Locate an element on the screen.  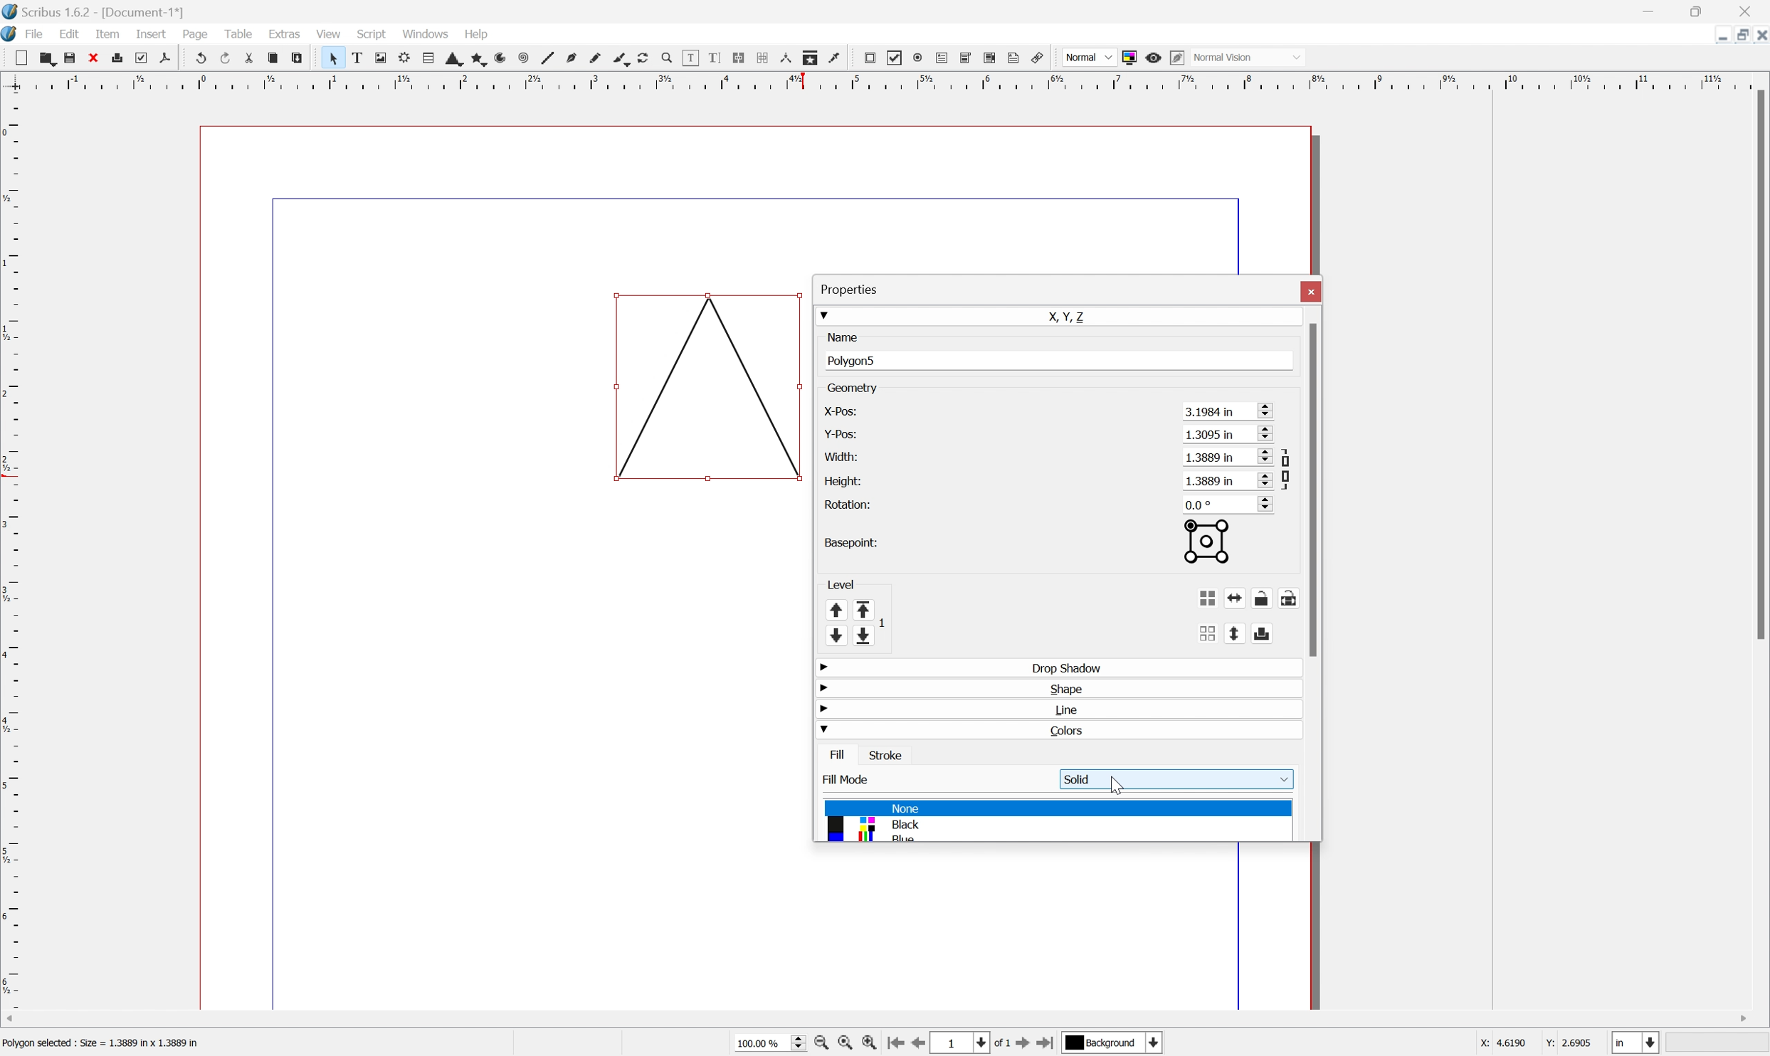
Go to next page is located at coordinates (1023, 1044).